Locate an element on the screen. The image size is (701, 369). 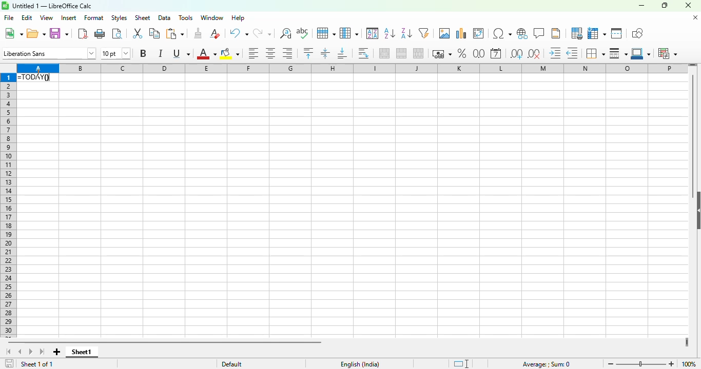
clone formatting is located at coordinates (198, 33).